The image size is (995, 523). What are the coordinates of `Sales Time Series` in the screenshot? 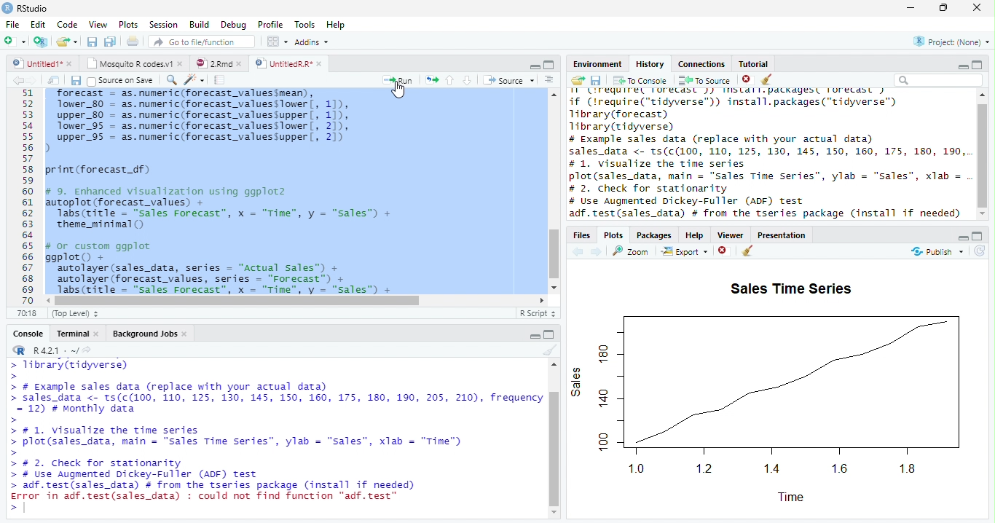 It's located at (792, 290).